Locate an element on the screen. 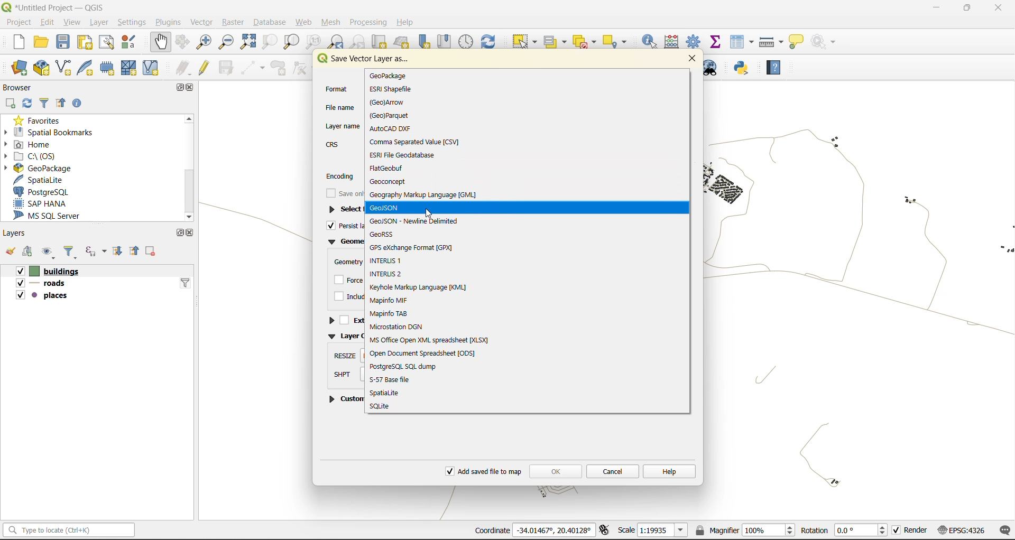 The width and height of the screenshot is (1015, 540). postgresql is located at coordinates (44, 192).